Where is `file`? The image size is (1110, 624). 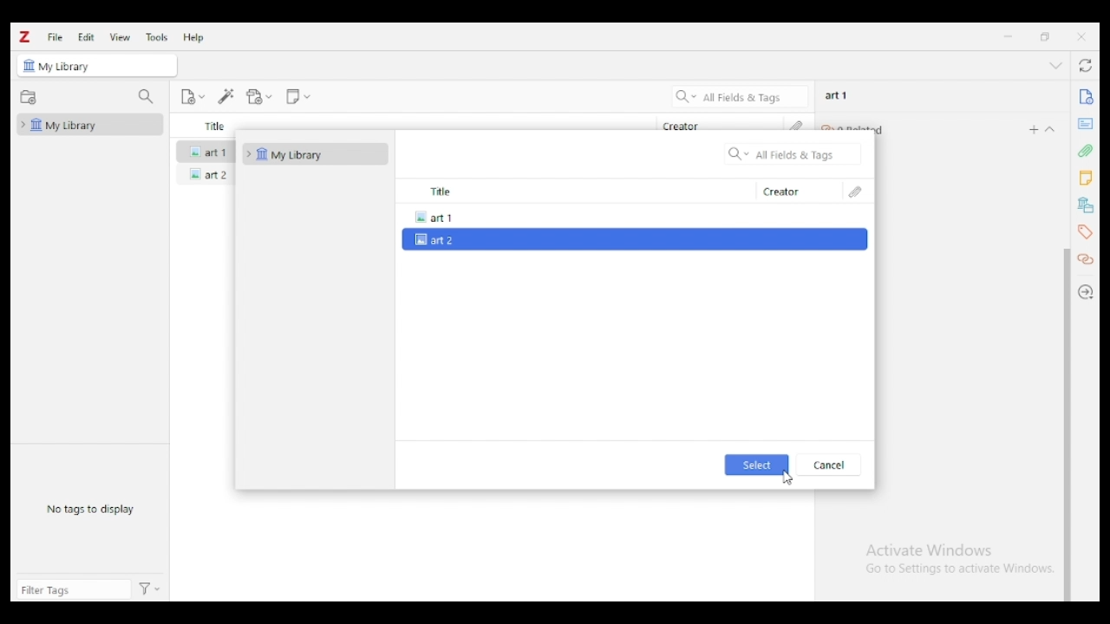
file is located at coordinates (55, 36).